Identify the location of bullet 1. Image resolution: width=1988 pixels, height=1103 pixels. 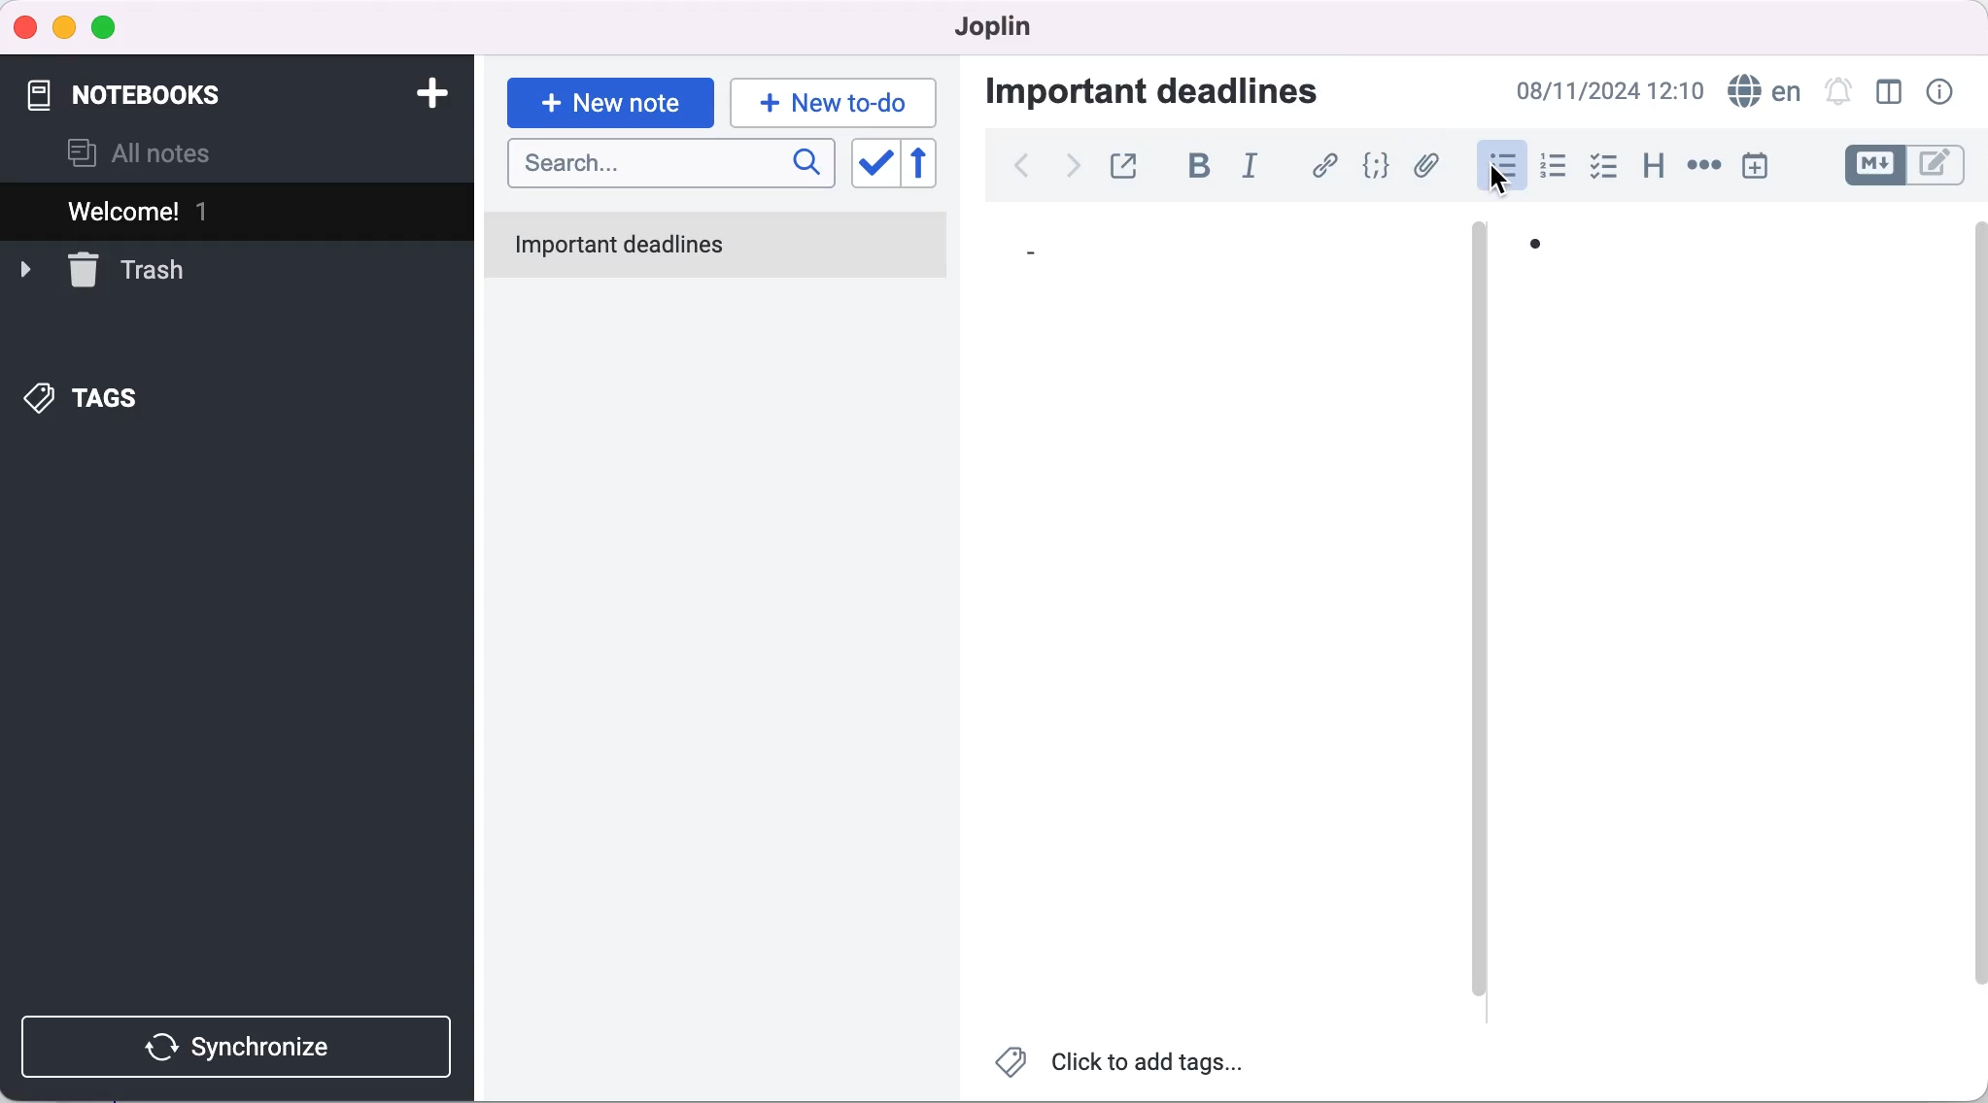
(1546, 253).